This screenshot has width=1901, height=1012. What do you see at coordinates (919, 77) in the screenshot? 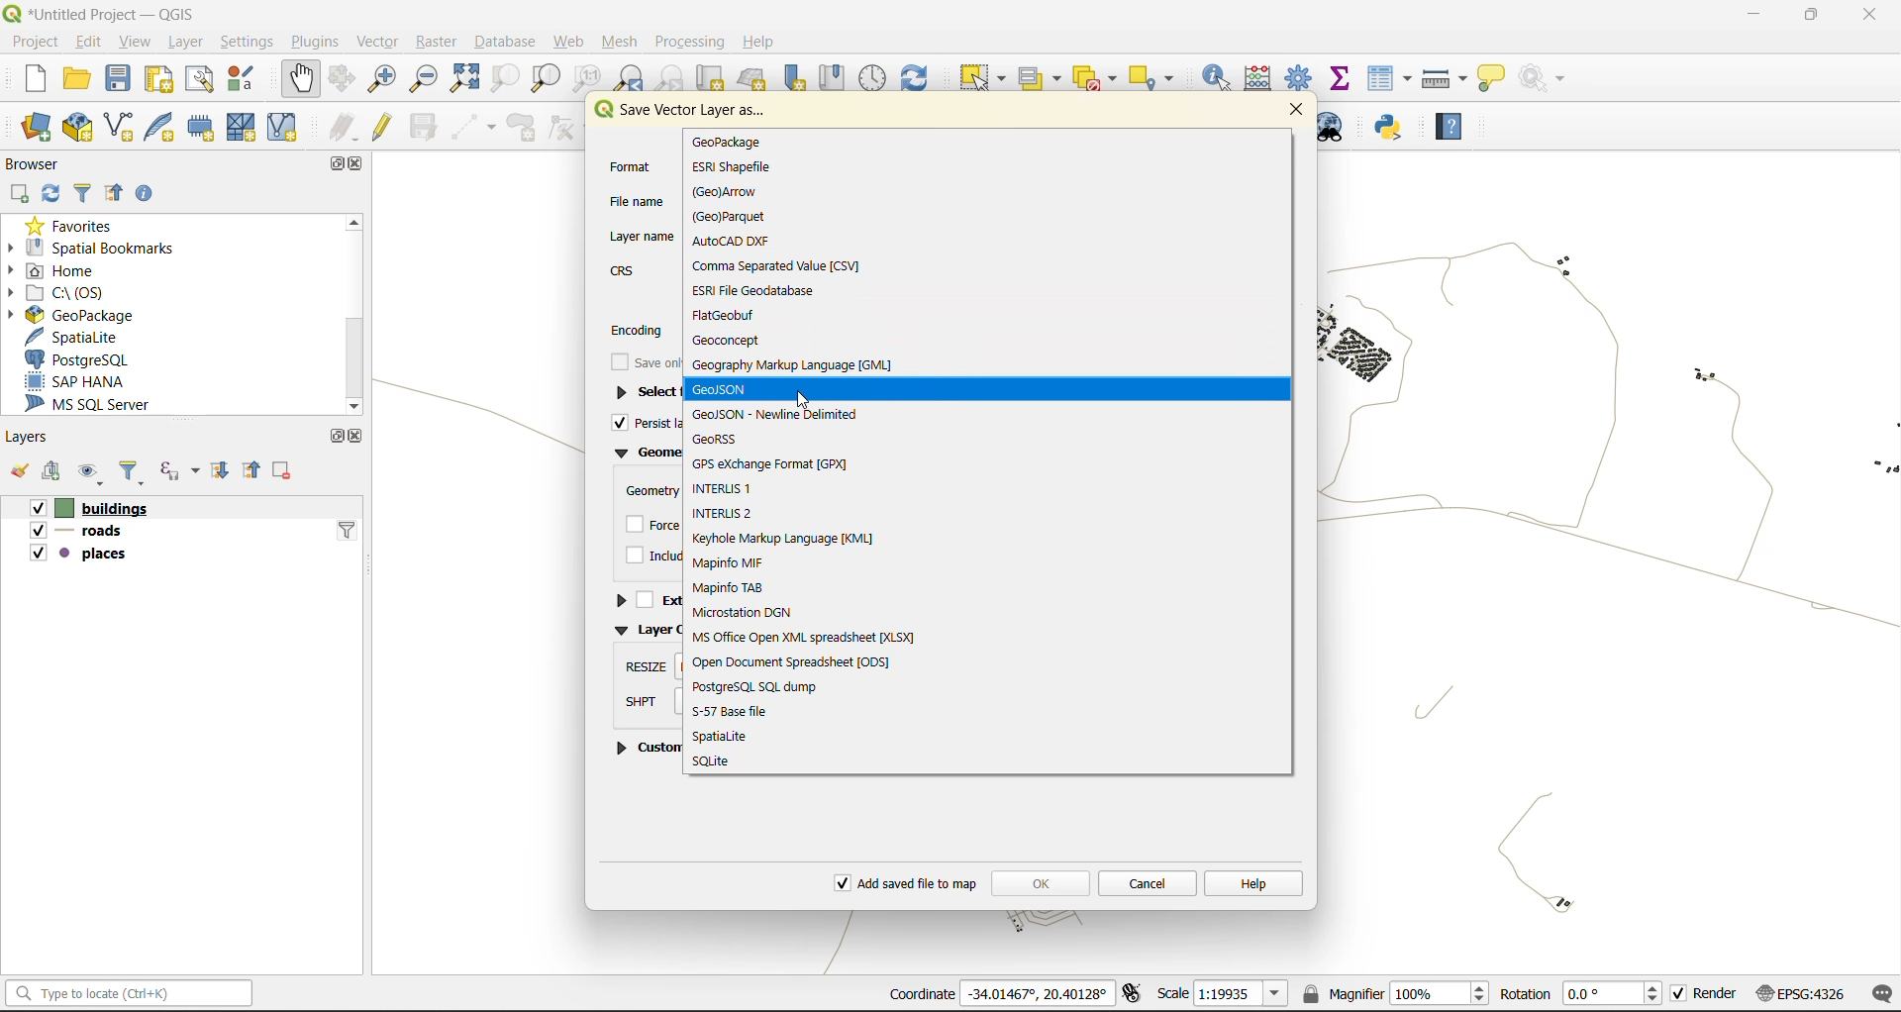
I see `refresh` at bounding box center [919, 77].